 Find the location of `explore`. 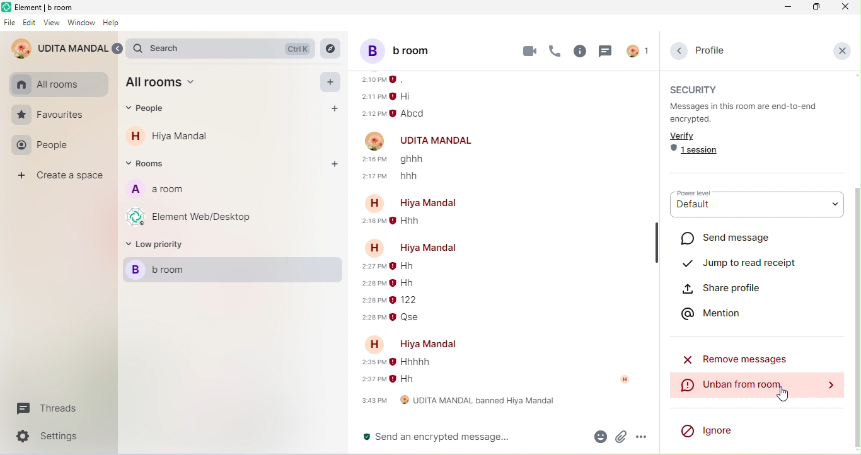

explore is located at coordinates (331, 49).